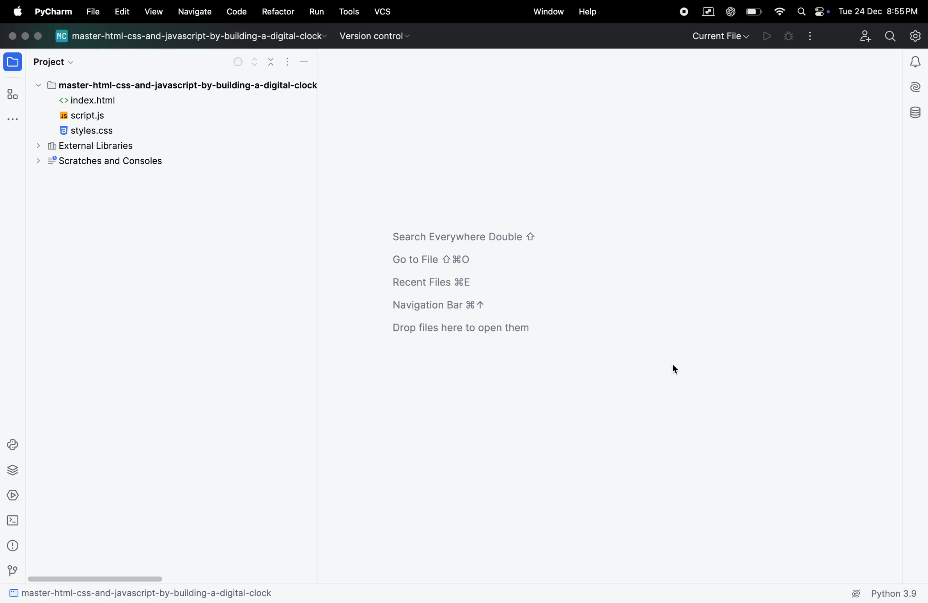  I want to click on navigation bar, so click(443, 305).